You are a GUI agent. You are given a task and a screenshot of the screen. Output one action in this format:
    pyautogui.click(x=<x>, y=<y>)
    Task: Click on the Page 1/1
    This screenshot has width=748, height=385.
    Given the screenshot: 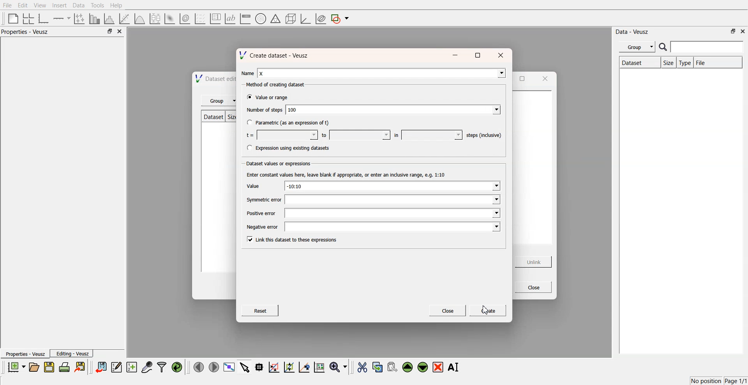 What is the action you would take?
    pyautogui.click(x=736, y=381)
    